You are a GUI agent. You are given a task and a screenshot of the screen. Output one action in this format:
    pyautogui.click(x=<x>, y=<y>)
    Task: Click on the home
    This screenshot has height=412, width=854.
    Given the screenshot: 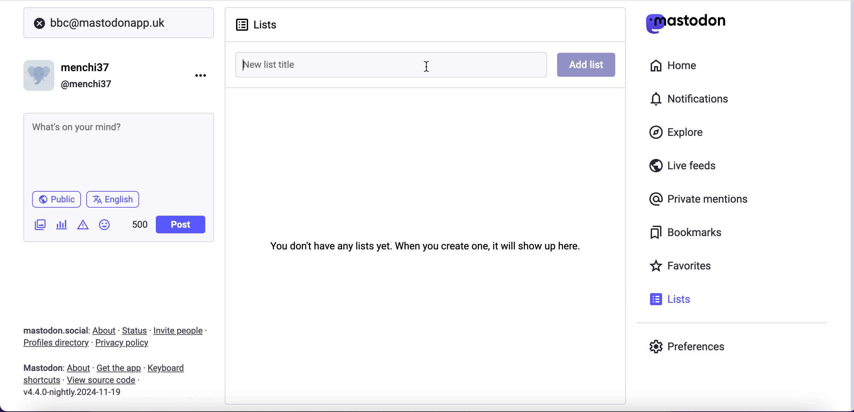 What is the action you would take?
    pyautogui.click(x=676, y=65)
    